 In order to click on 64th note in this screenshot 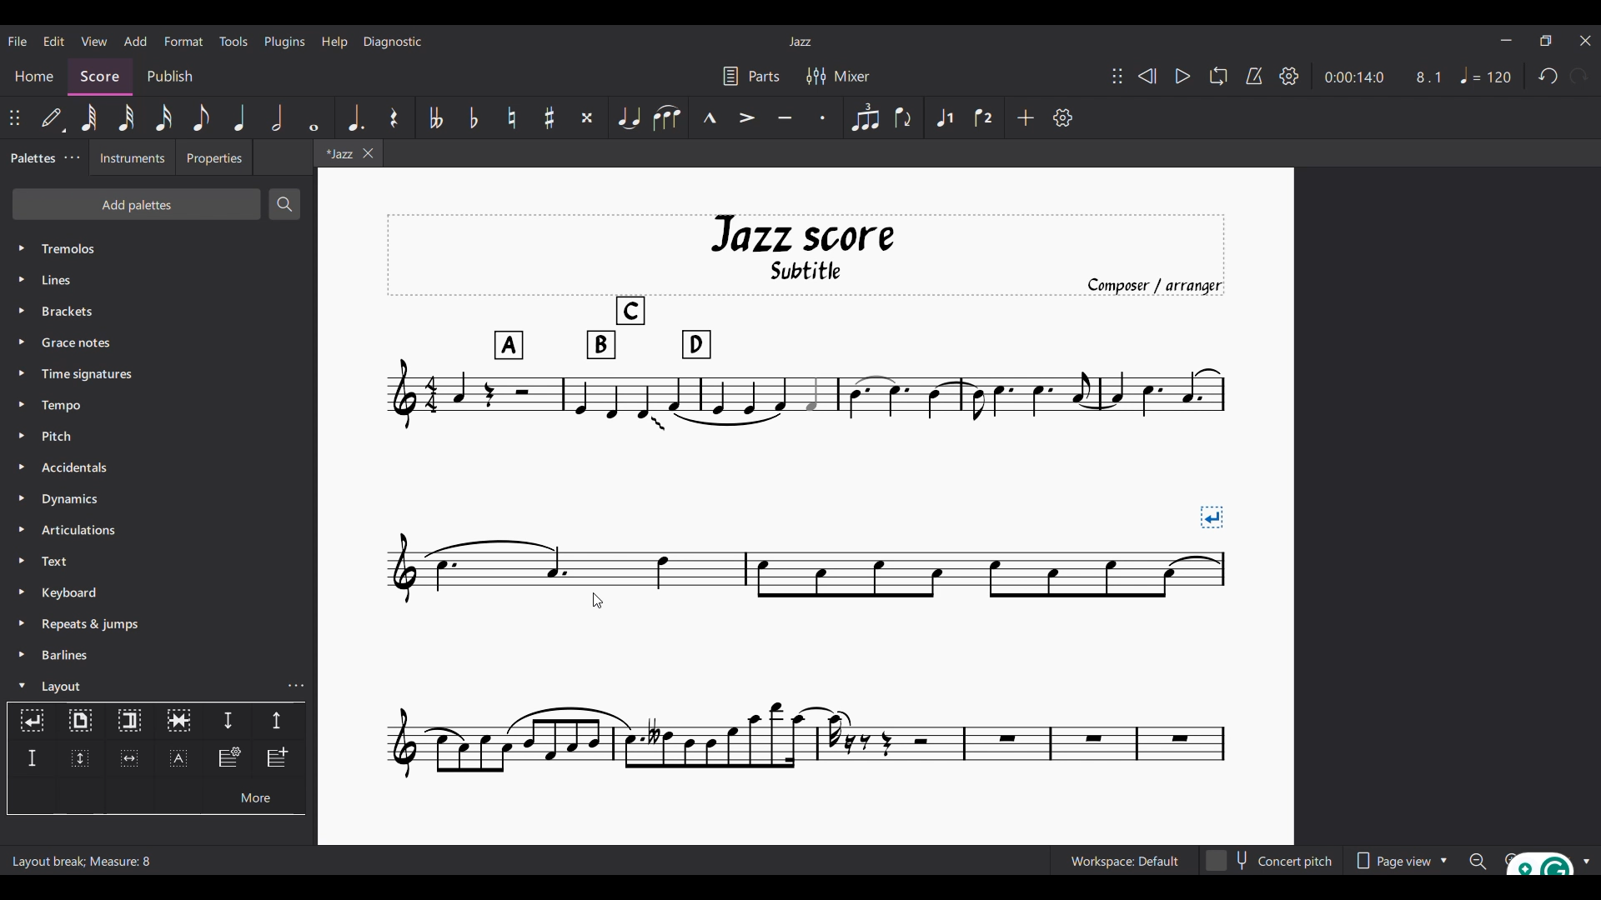, I will do `click(91, 118)`.